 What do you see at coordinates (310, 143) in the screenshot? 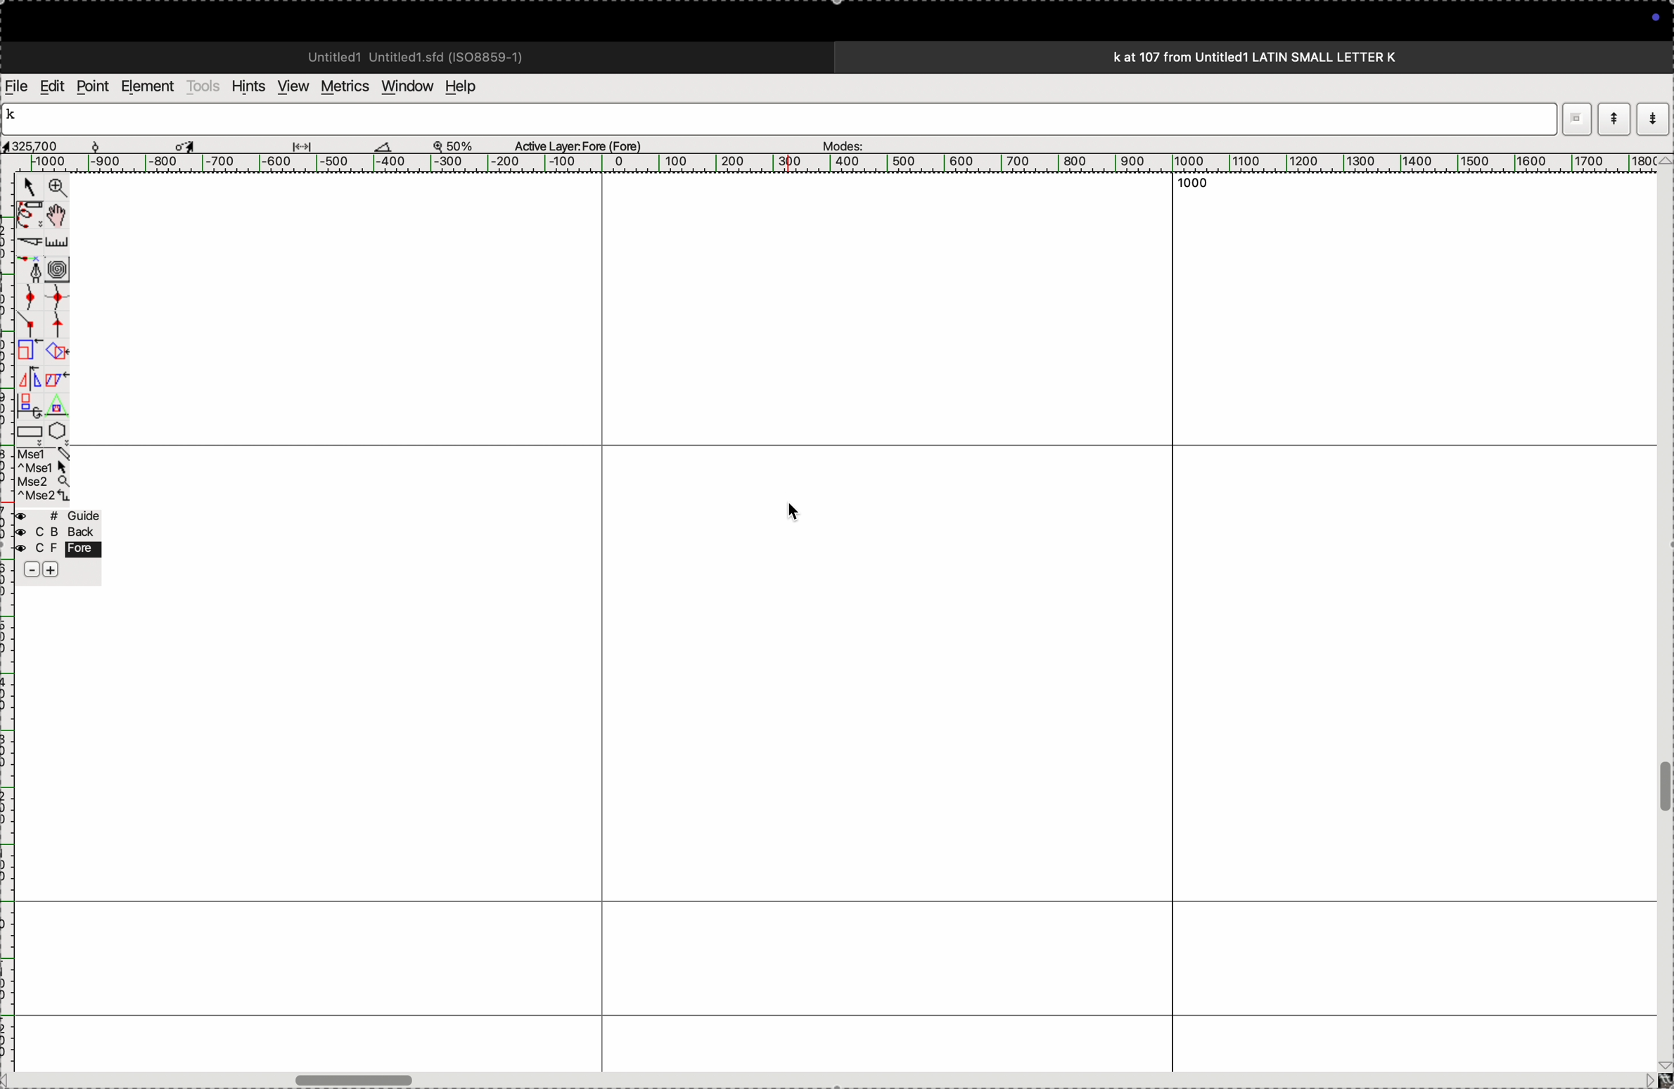
I see `drang` at bounding box center [310, 143].